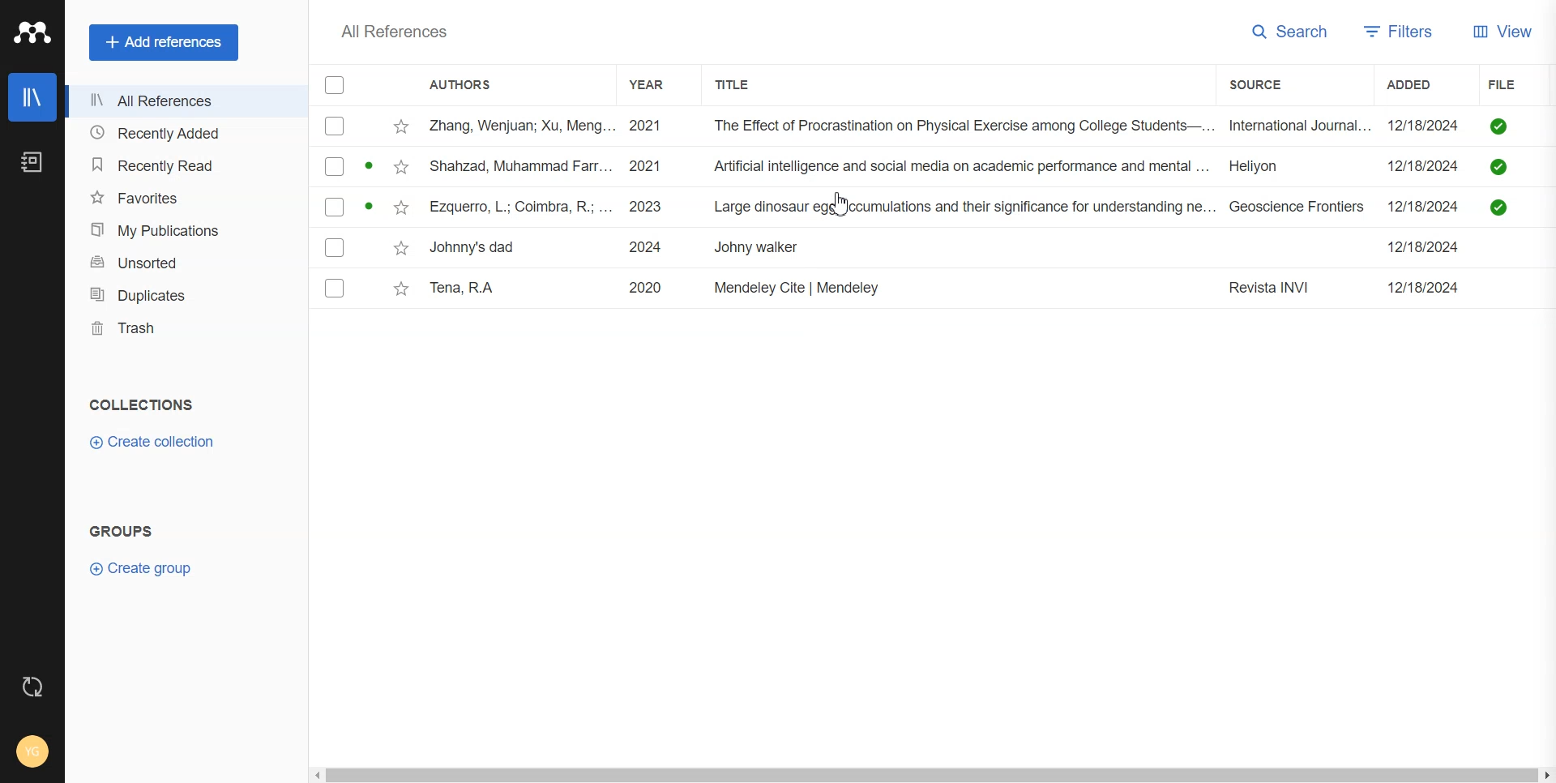  I want to click on star, so click(402, 207).